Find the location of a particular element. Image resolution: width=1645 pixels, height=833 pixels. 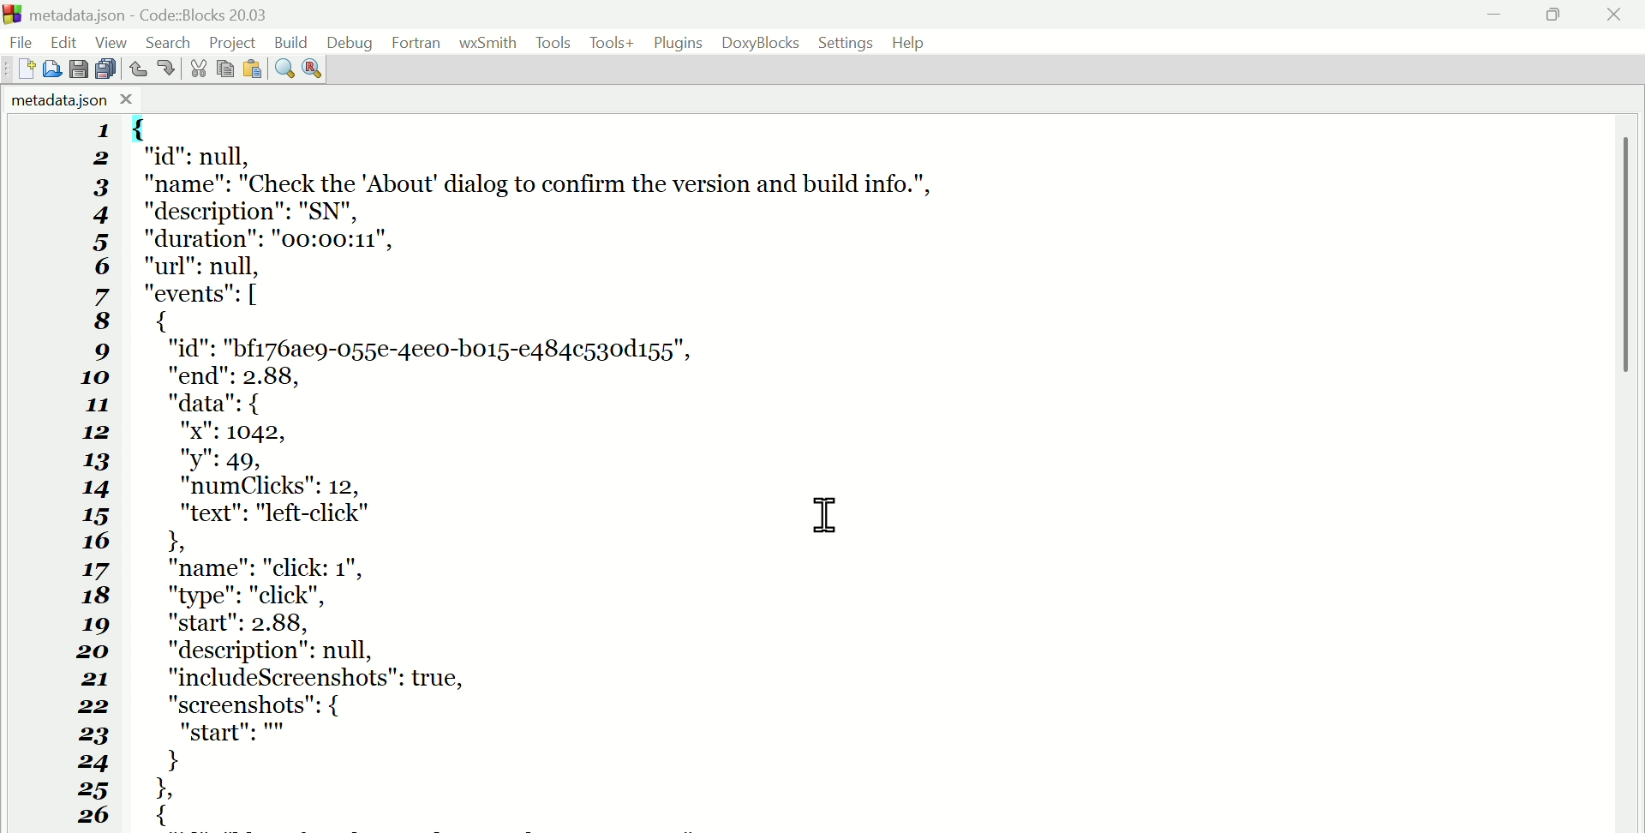

Tools is located at coordinates (611, 45).